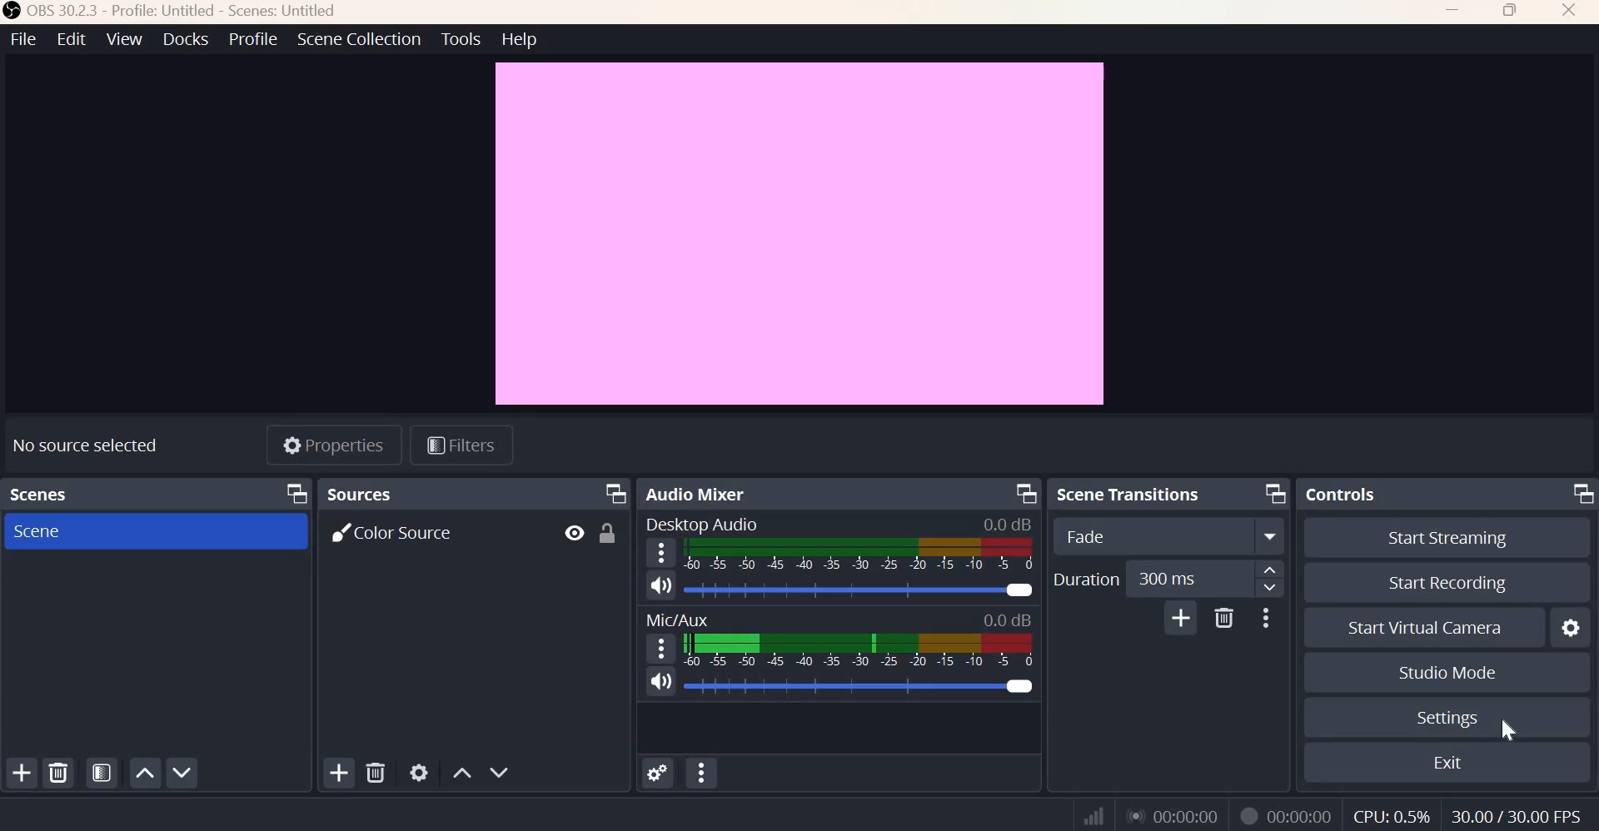  Describe the element at coordinates (1019, 590) in the screenshot. I see `Audio Slider` at that location.